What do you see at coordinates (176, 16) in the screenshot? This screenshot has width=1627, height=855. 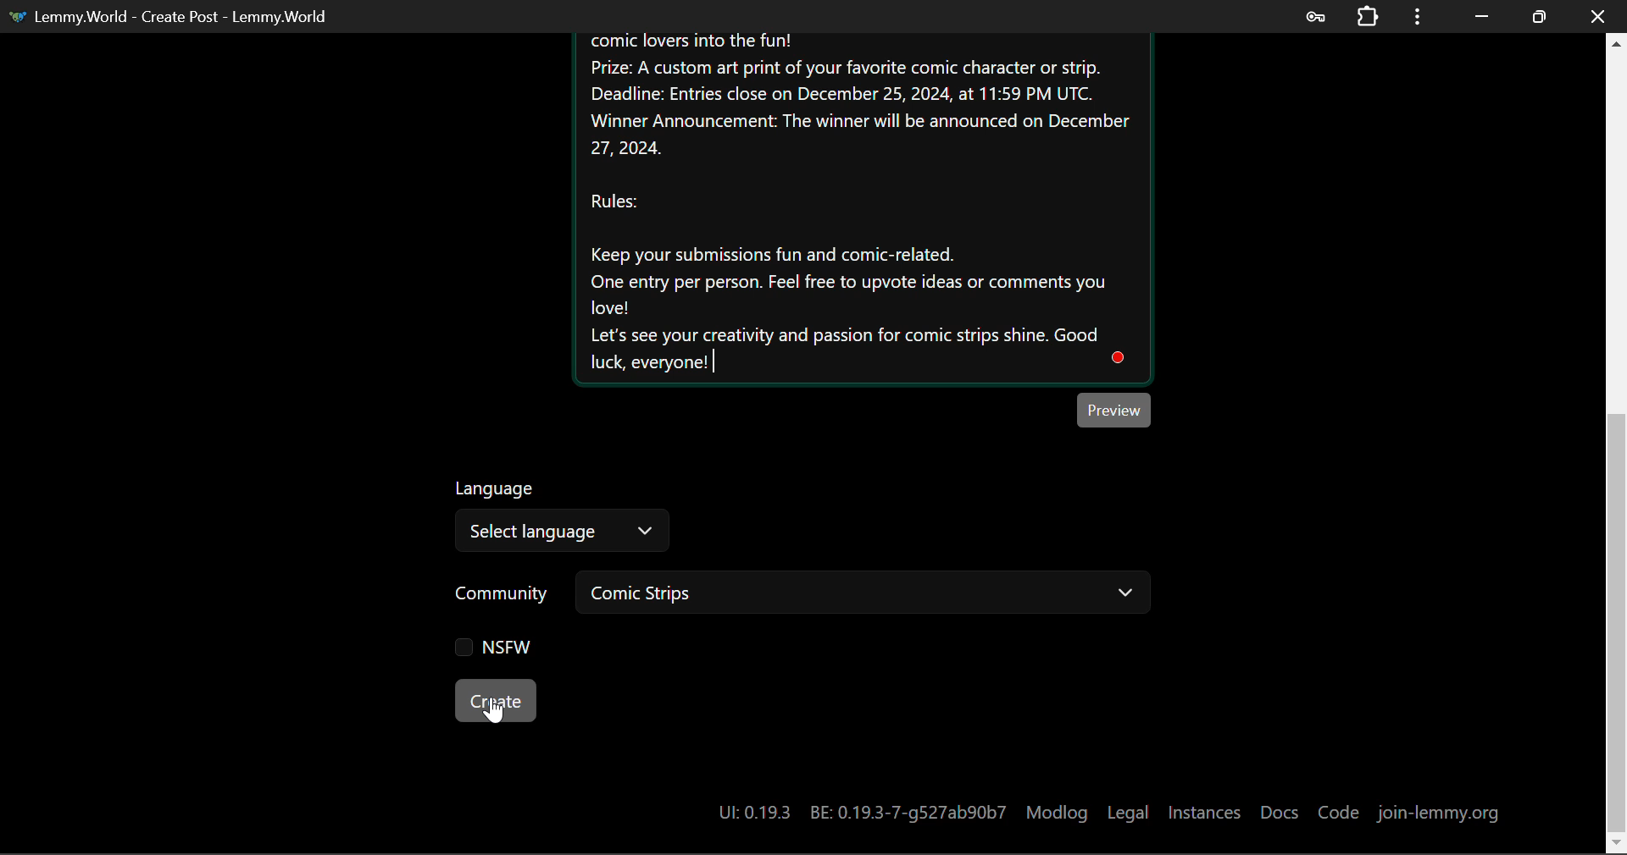 I see `Lemmy.World- Create Post - Lemmy.World` at bounding box center [176, 16].